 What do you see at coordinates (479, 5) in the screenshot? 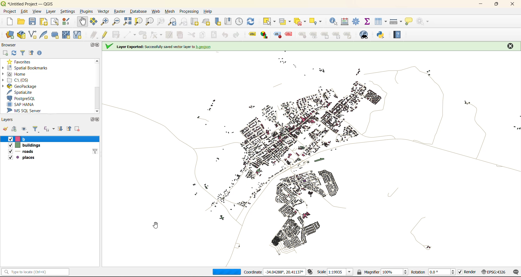
I see `minimize` at bounding box center [479, 5].